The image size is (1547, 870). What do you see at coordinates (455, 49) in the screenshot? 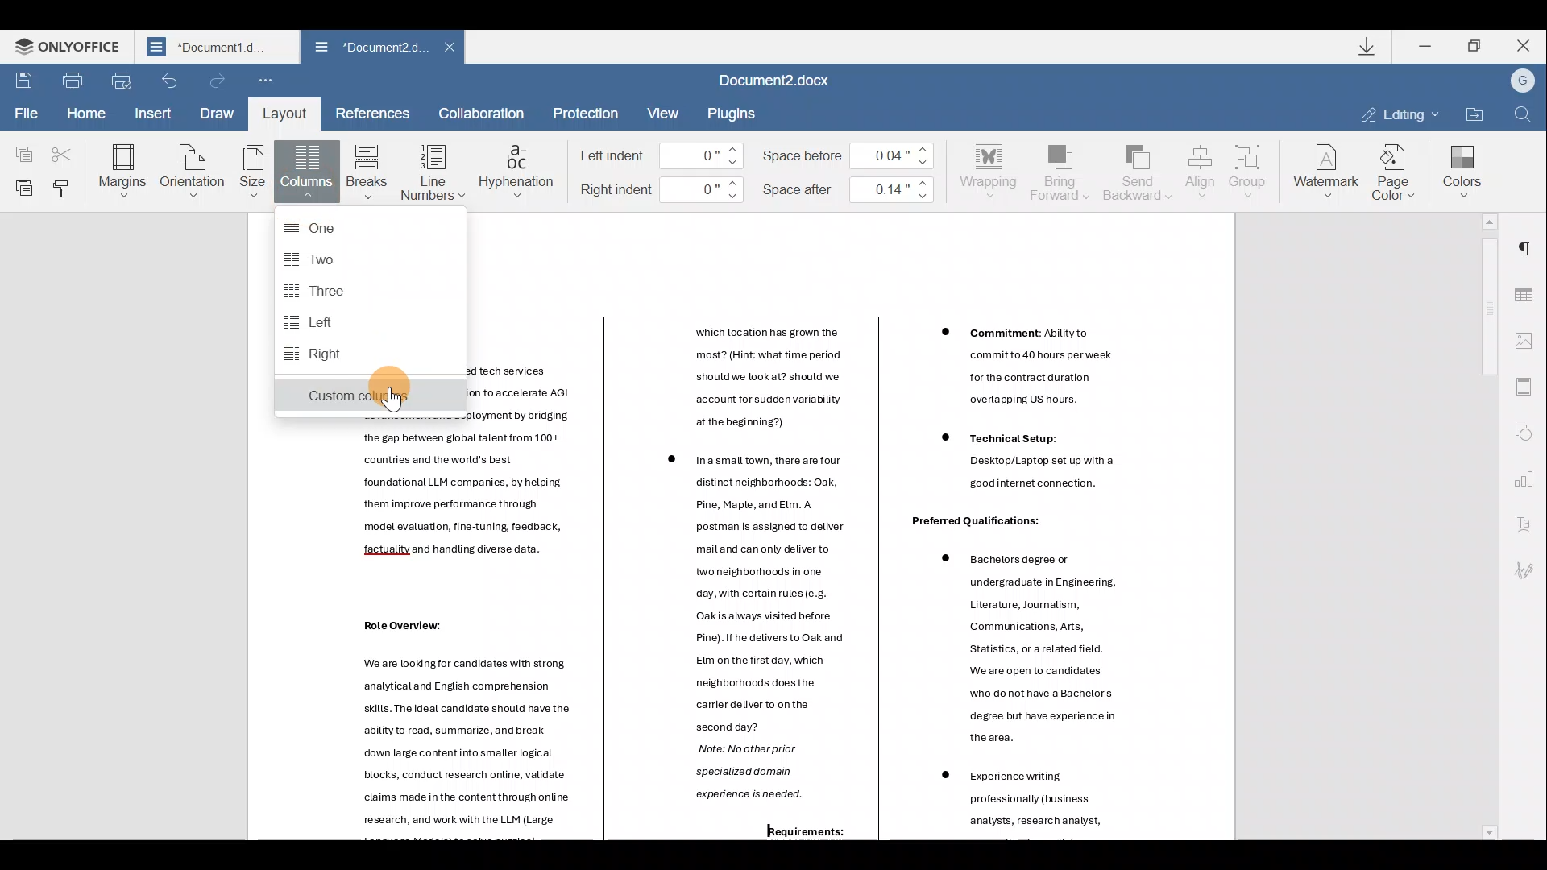
I see `Close` at bounding box center [455, 49].